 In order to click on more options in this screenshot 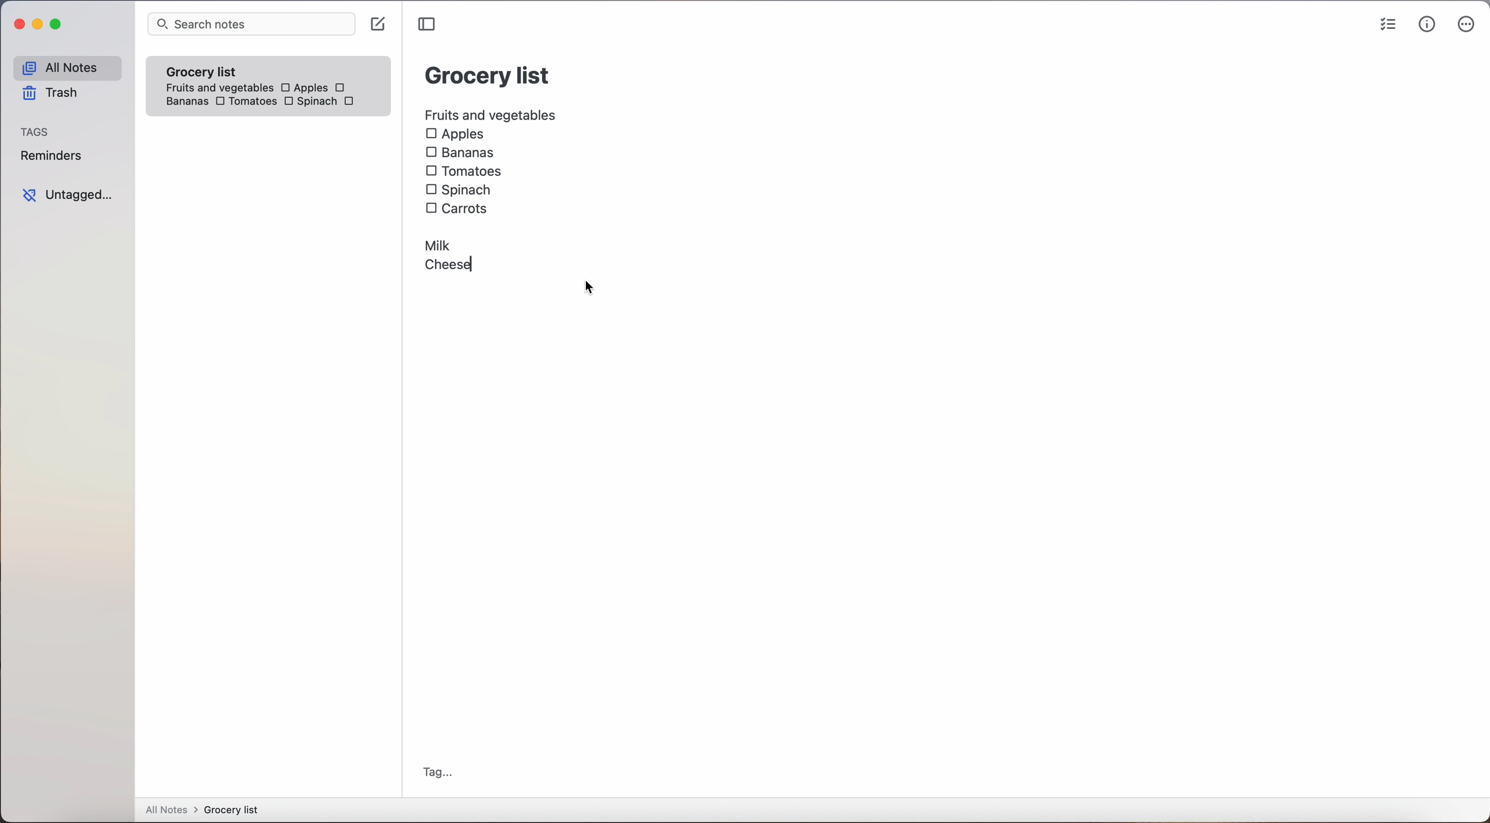, I will do `click(1466, 25)`.